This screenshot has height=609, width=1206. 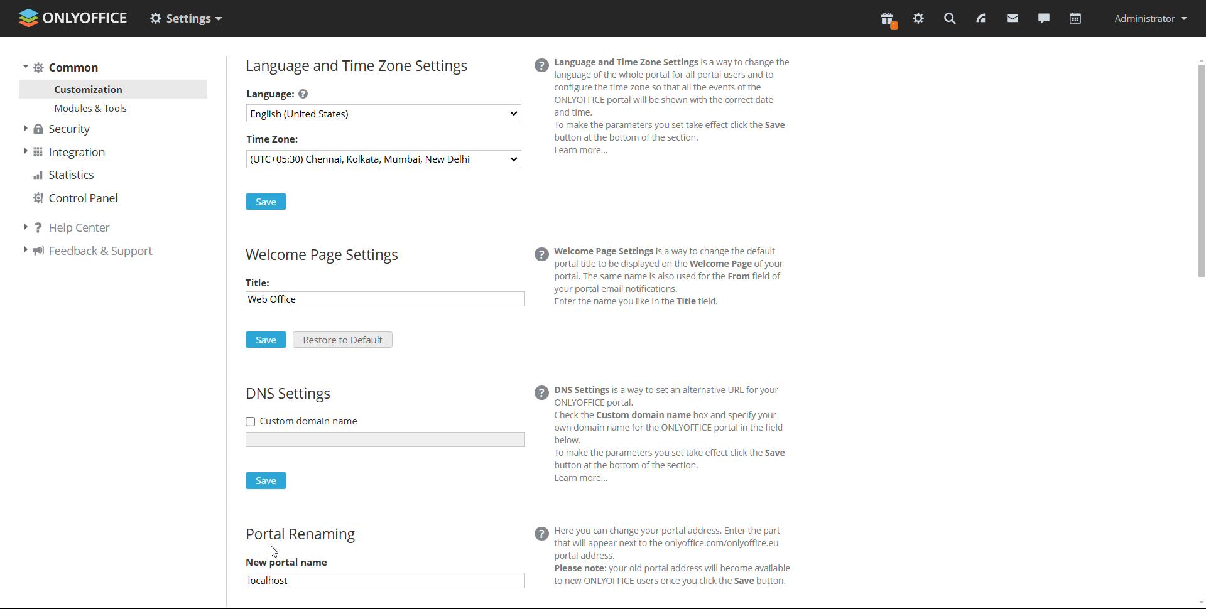 What do you see at coordinates (288, 563) in the screenshot?
I see `New portal name` at bounding box center [288, 563].